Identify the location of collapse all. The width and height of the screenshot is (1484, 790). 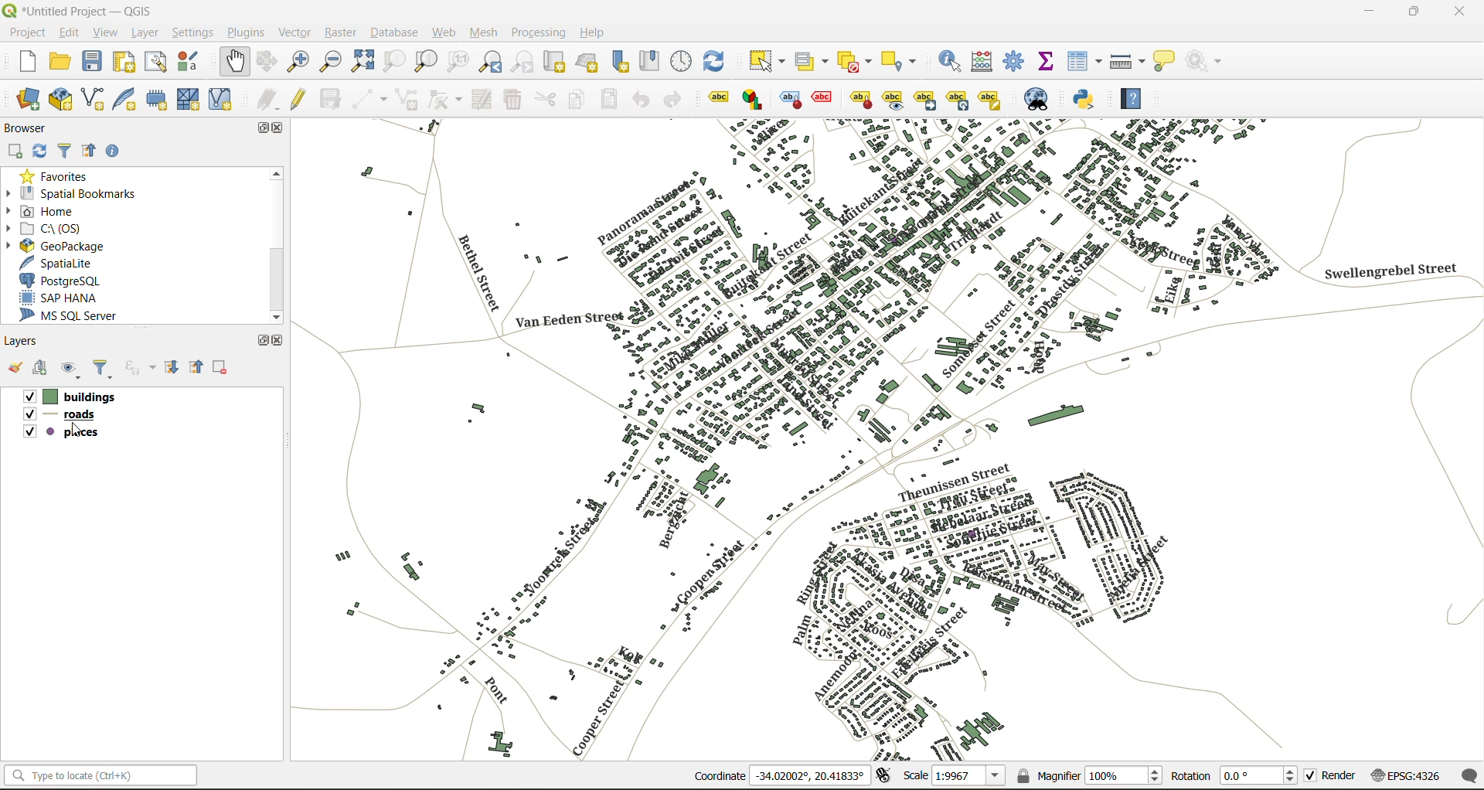
(198, 369).